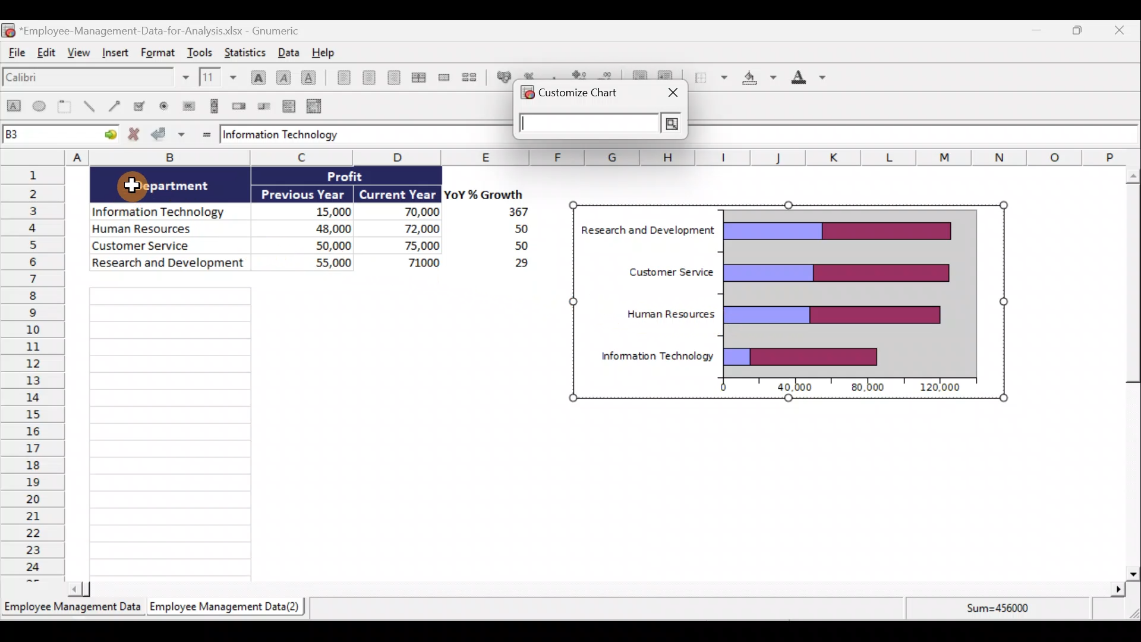 The width and height of the screenshot is (1141, 642). Describe the element at coordinates (599, 125) in the screenshot. I see `Cell range selector` at that location.